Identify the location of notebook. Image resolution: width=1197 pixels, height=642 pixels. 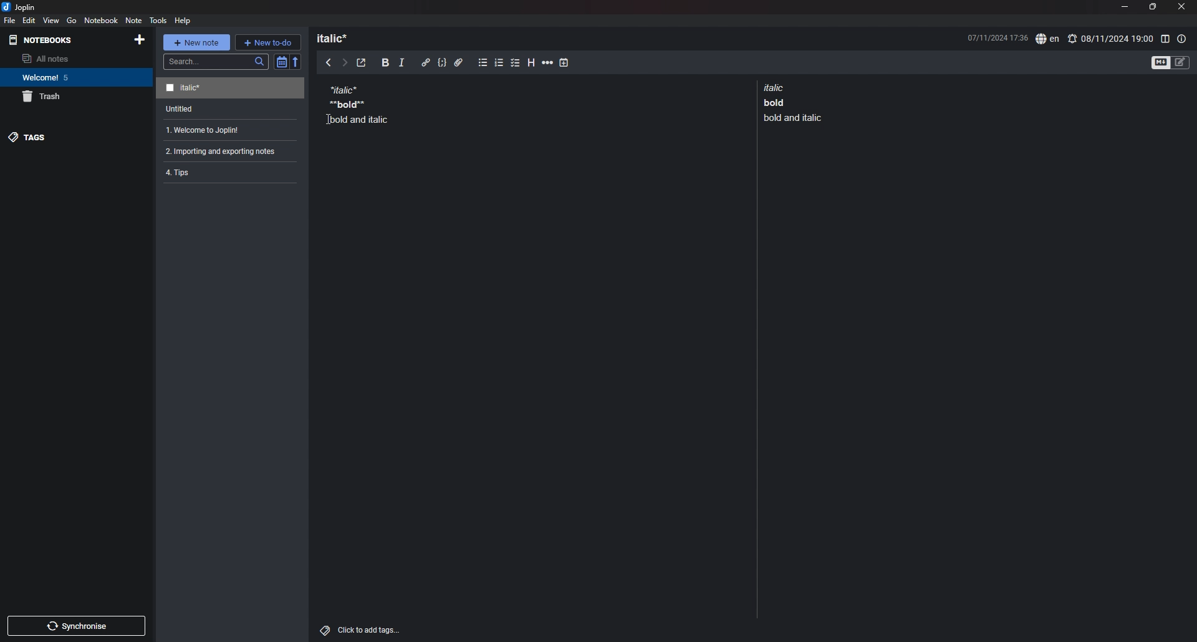
(102, 20).